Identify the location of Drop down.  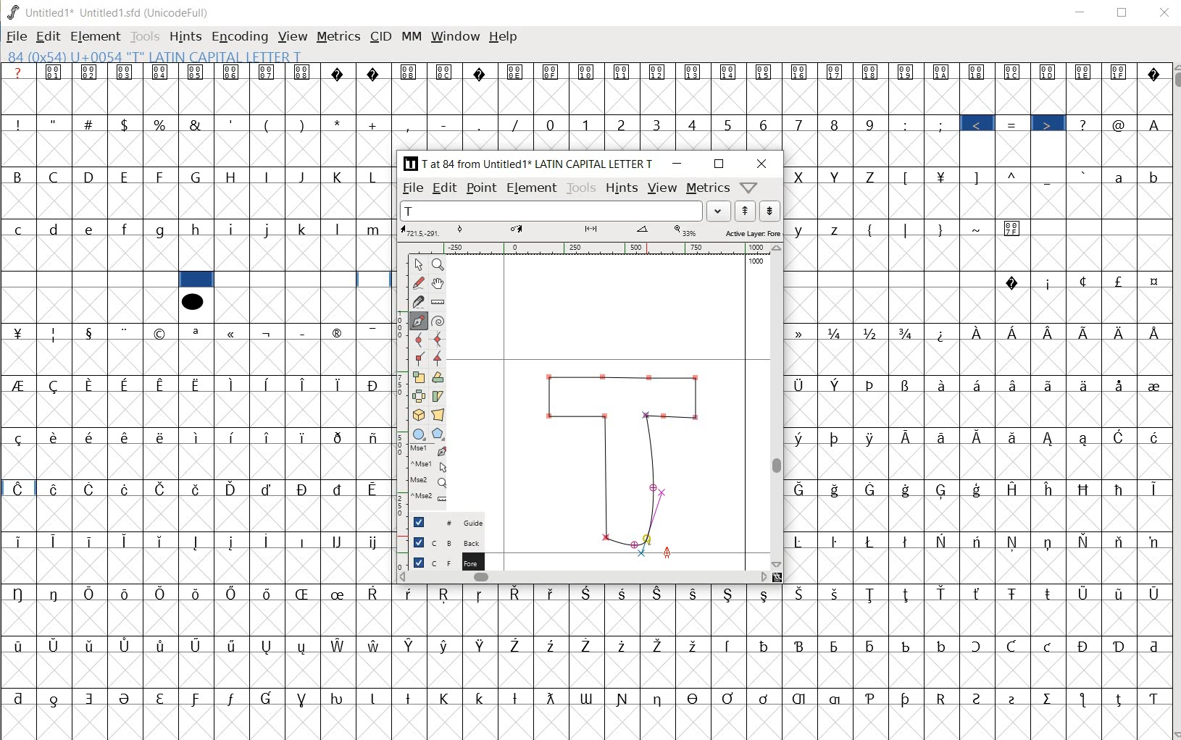
(719, 211).